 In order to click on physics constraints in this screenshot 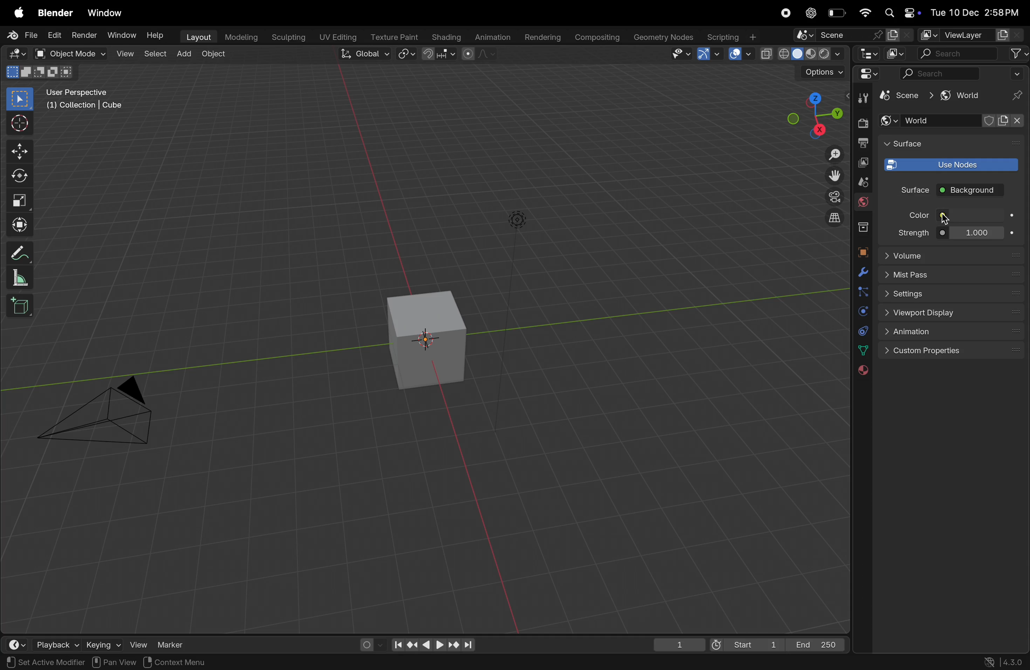, I will do `click(862, 312)`.